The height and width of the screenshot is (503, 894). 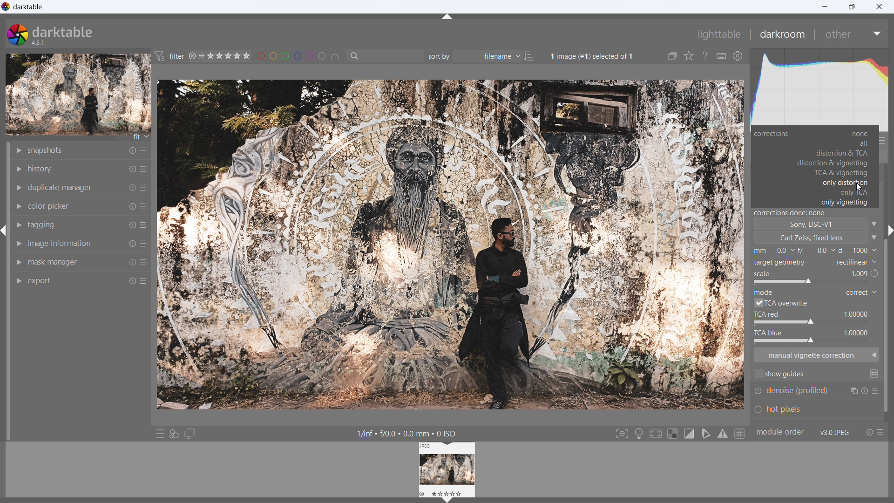 I want to click on histogram, so click(x=820, y=89).